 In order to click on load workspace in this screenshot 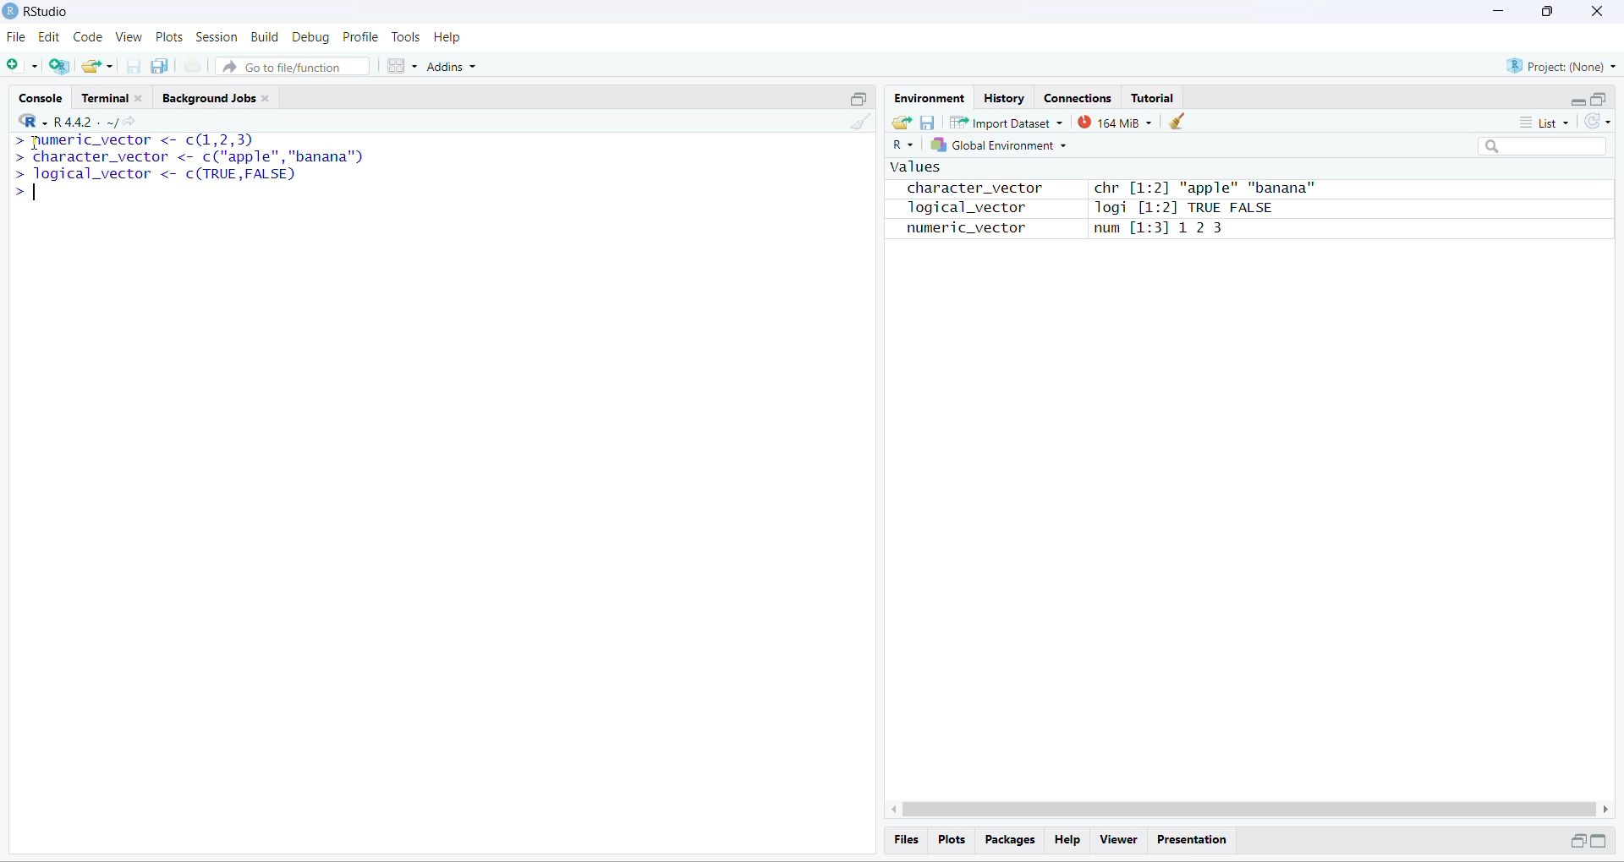, I will do `click(900, 121)`.